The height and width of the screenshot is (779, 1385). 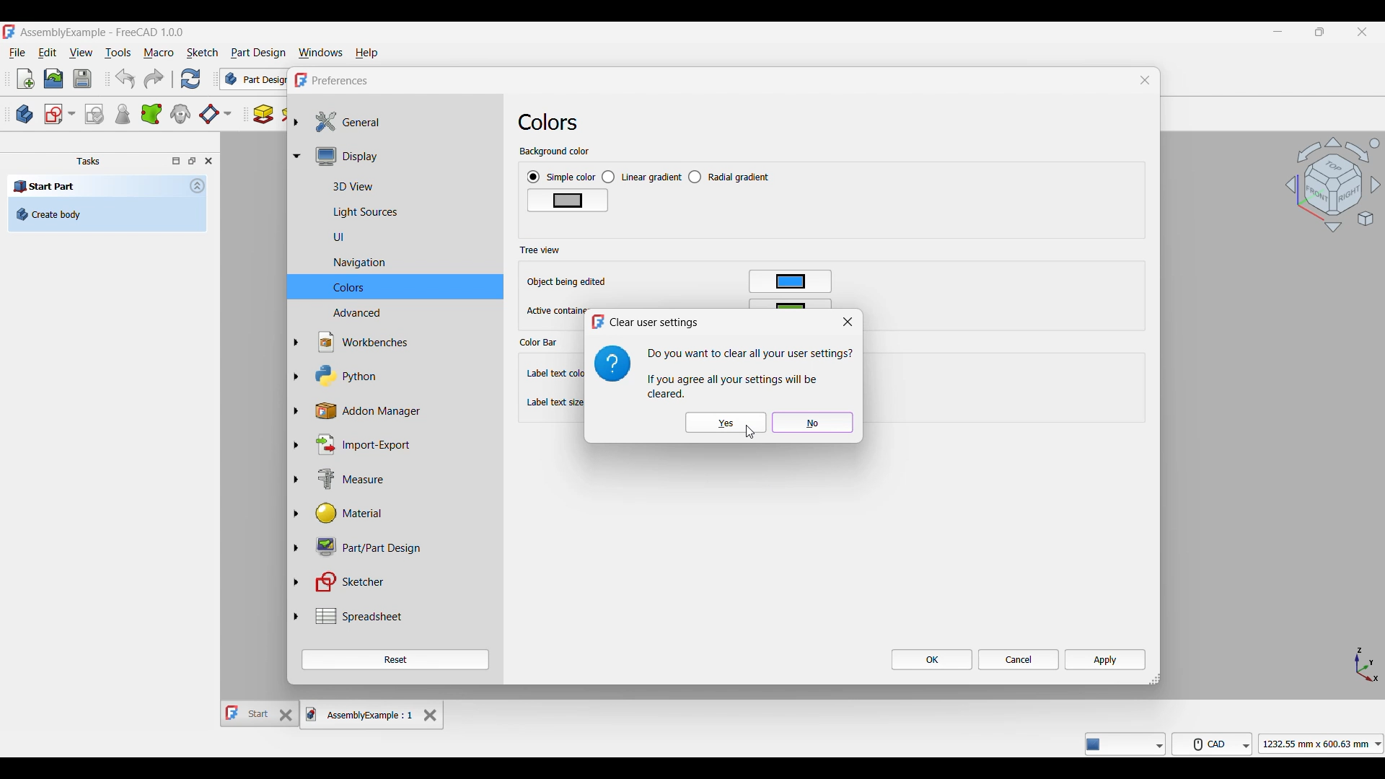 I want to click on CAD navigation style options, so click(x=1212, y=744).